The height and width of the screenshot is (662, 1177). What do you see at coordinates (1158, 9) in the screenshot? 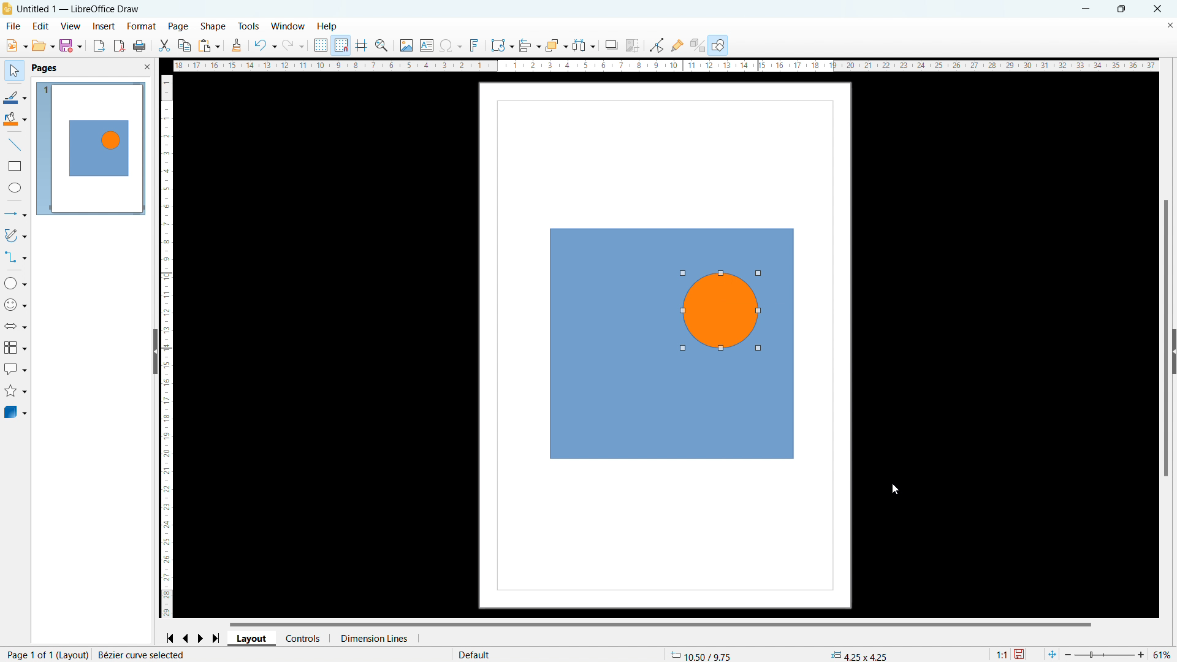
I see `close` at bounding box center [1158, 9].